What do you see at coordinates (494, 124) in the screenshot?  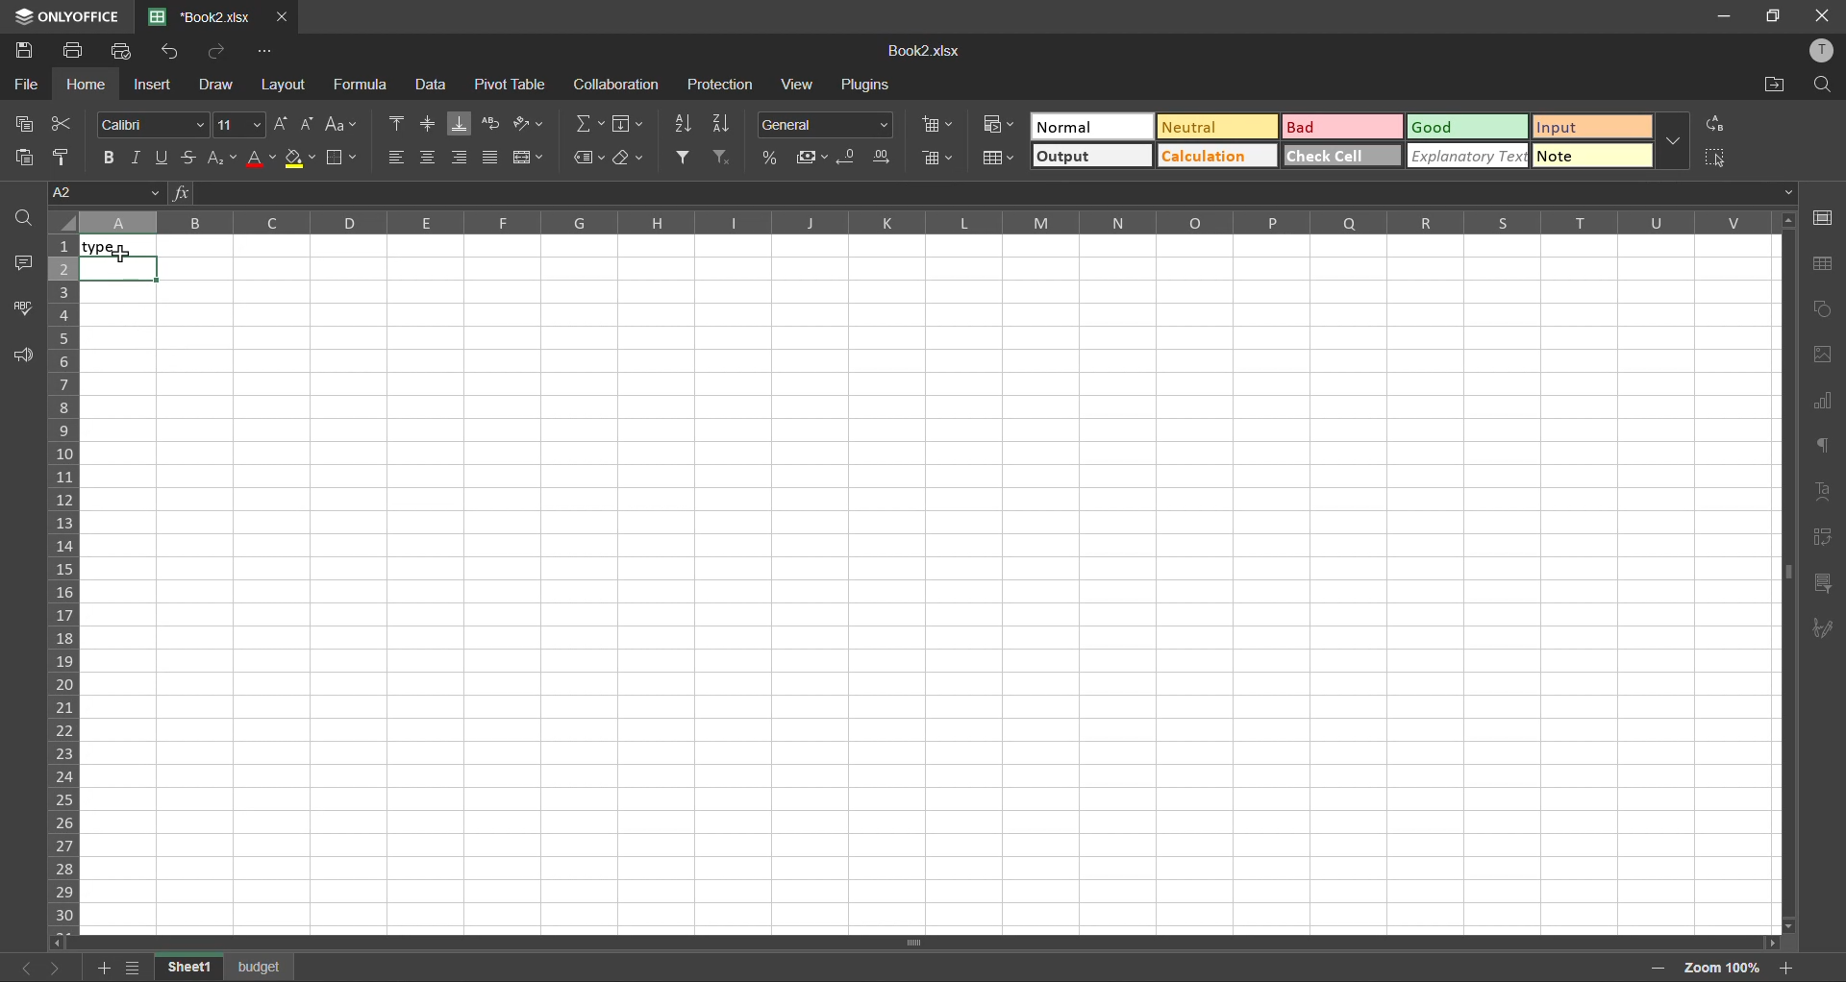 I see `wrap text` at bounding box center [494, 124].